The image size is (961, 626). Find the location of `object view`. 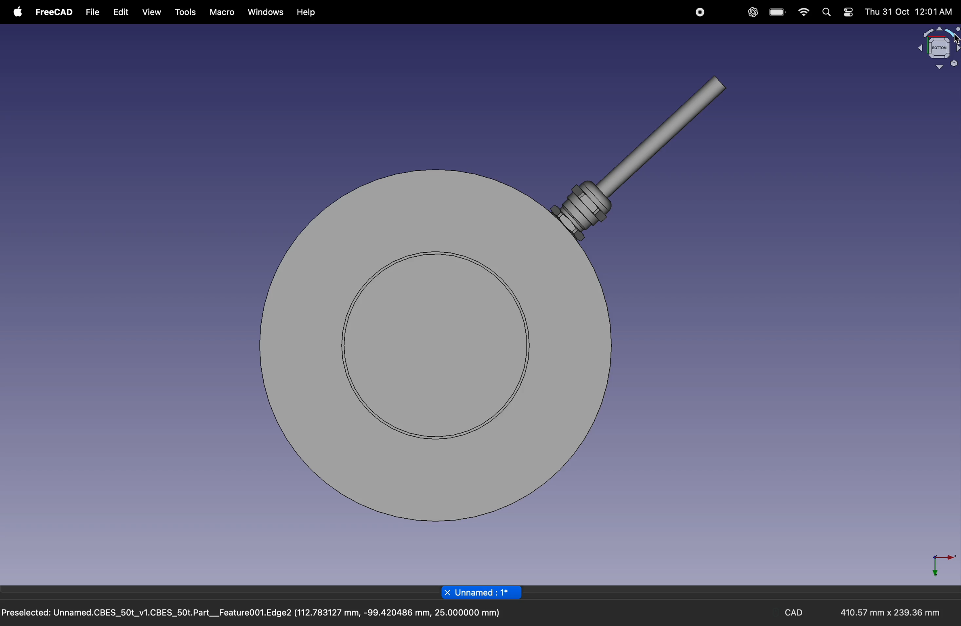

object view is located at coordinates (937, 47).